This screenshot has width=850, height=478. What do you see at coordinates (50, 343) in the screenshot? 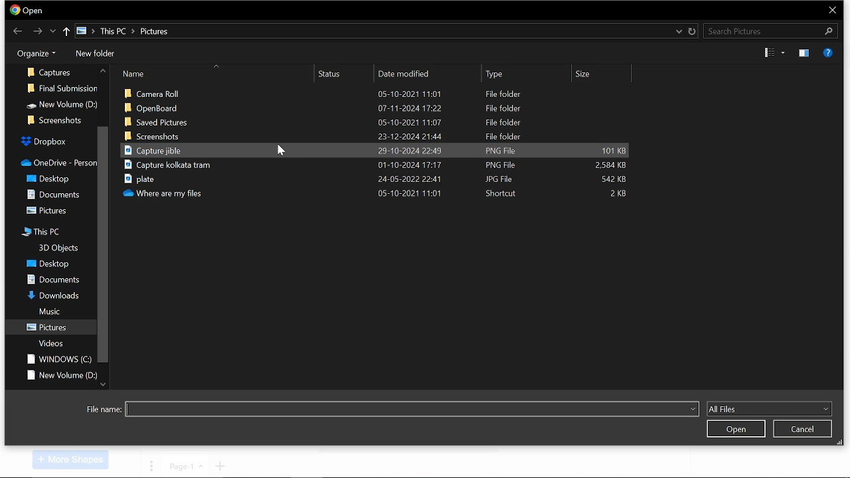
I see `folders` at bounding box center [50, 343].